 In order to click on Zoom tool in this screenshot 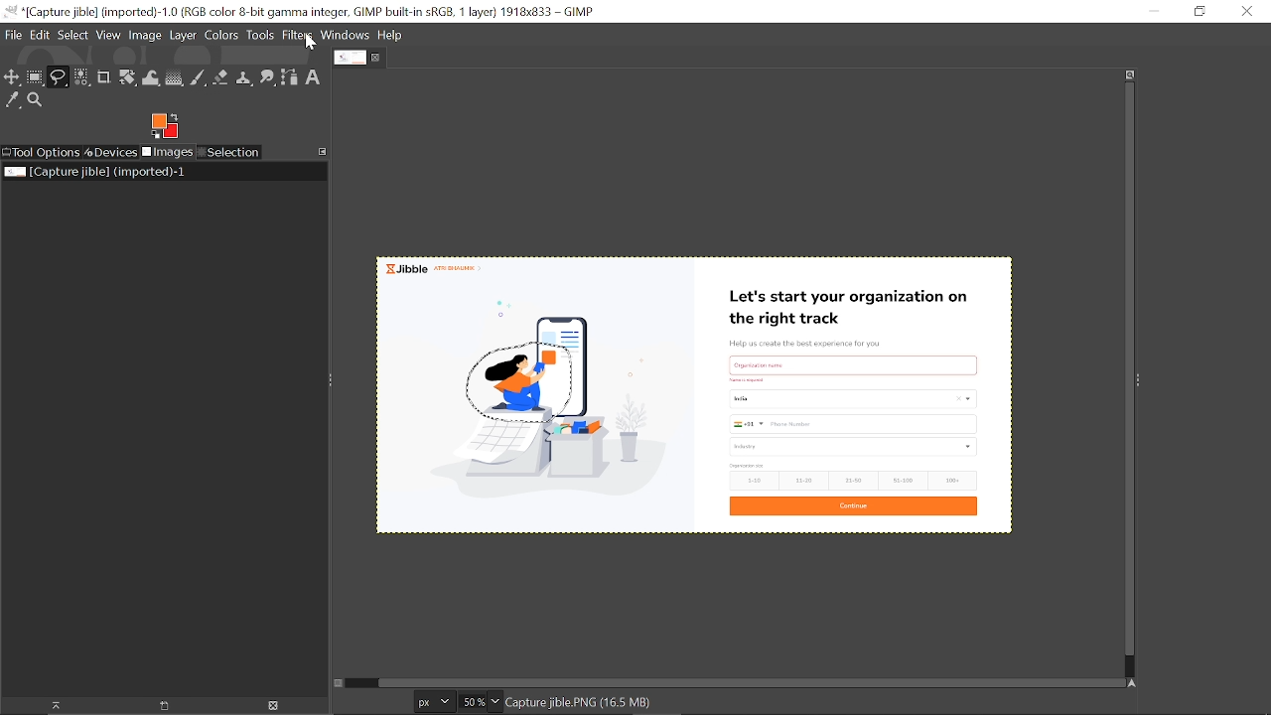, I will do `click(38, 102)`.